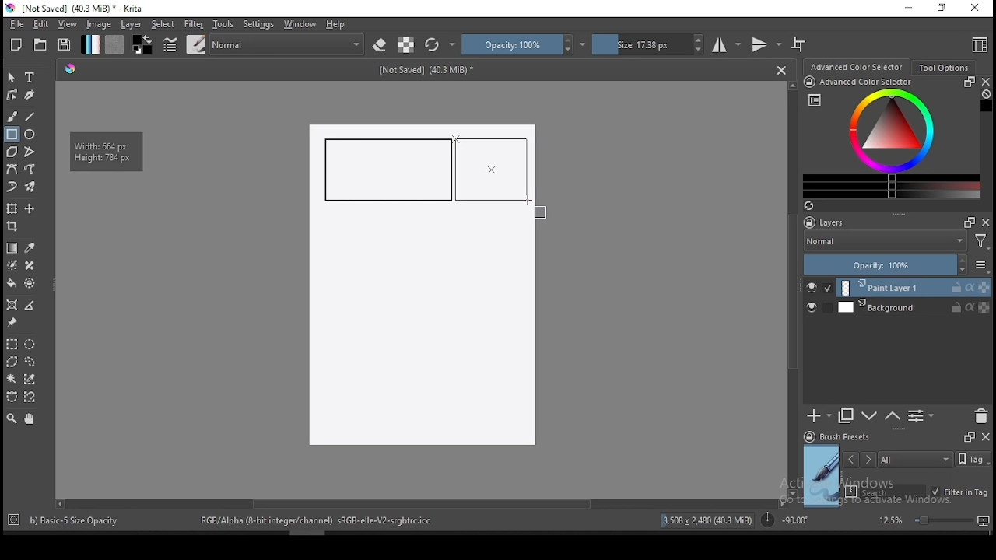  What do you see at coordinates (406, 46) in the screenshot?
I see `preserve alpha` at bounding box center [406, 46].